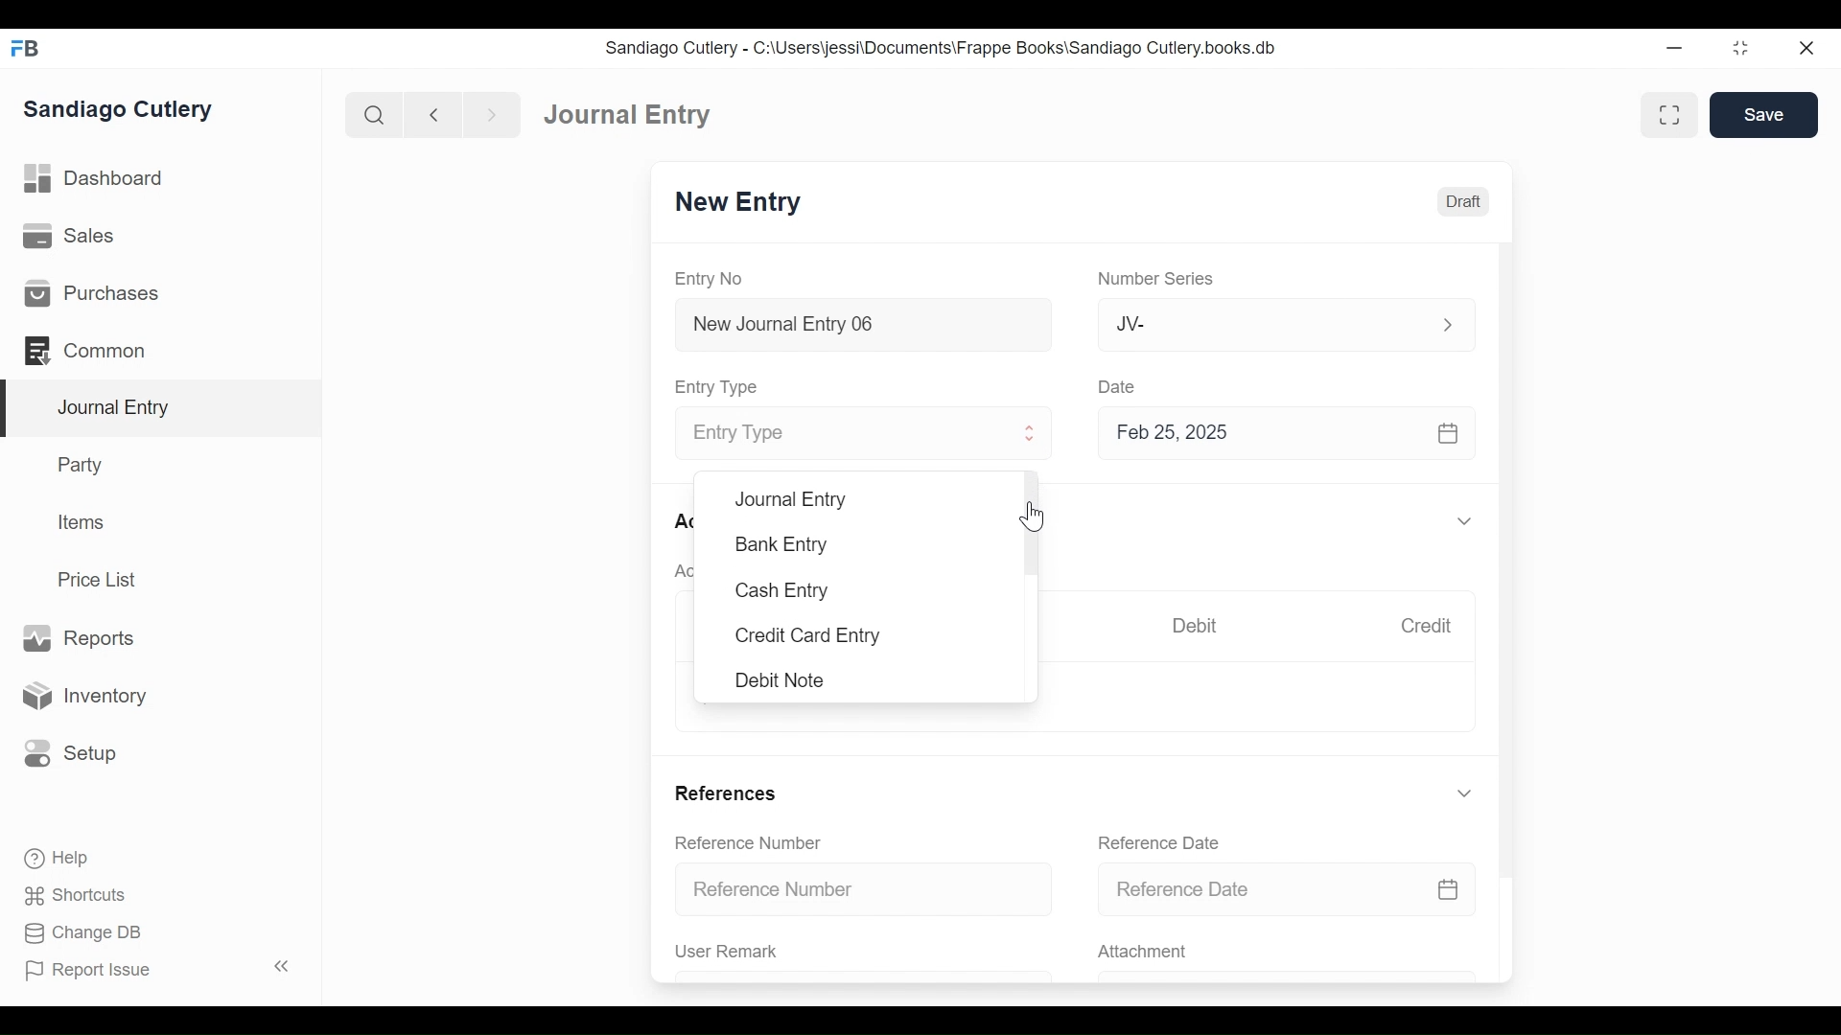 The image size is (1841, 1035). Describe the element at coordinates (628, 113) in the screenshot. I see `Journal Entry` at that location.